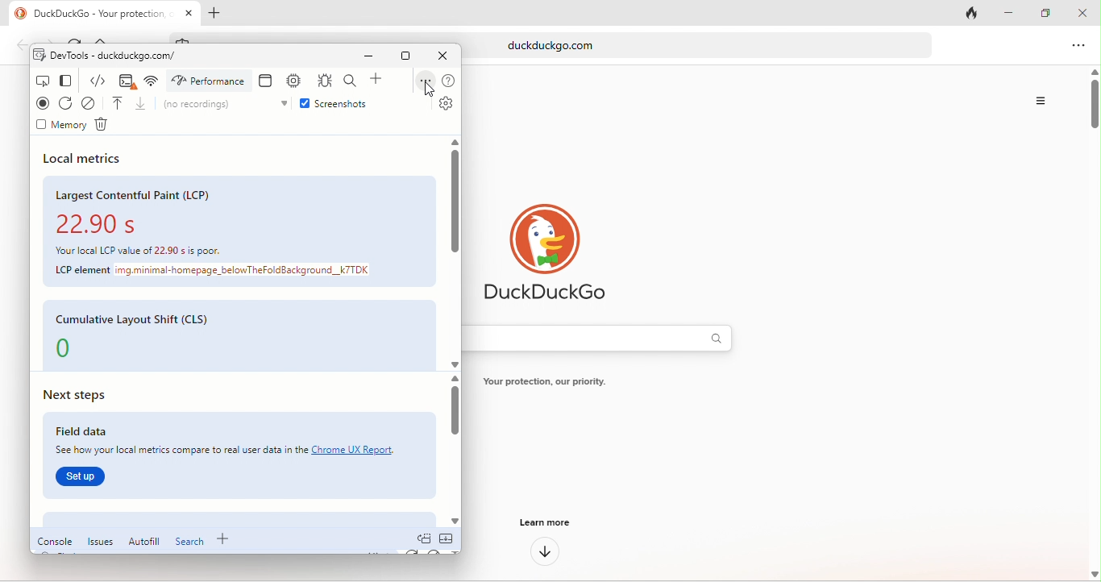 Image resolution: width=1101 pixels, height=582 pixels. I want to click on scroll down, so click(452, 360).